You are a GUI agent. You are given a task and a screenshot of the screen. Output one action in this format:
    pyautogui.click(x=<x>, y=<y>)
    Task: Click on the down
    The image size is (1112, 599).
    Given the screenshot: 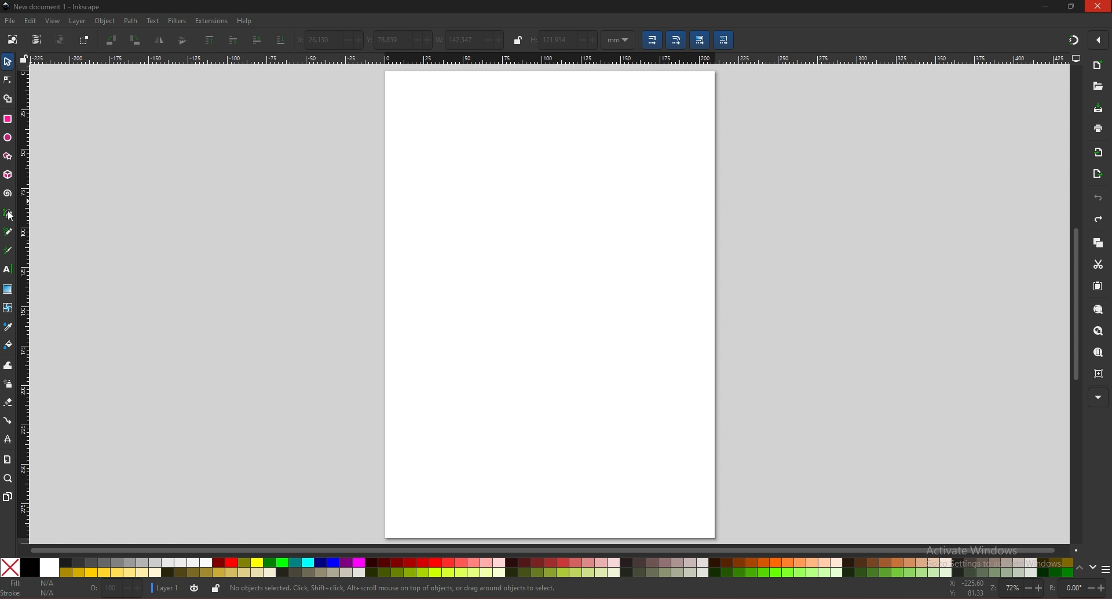 What is the action you would take?
    pyautogui.click(x=1093, y=567)
    